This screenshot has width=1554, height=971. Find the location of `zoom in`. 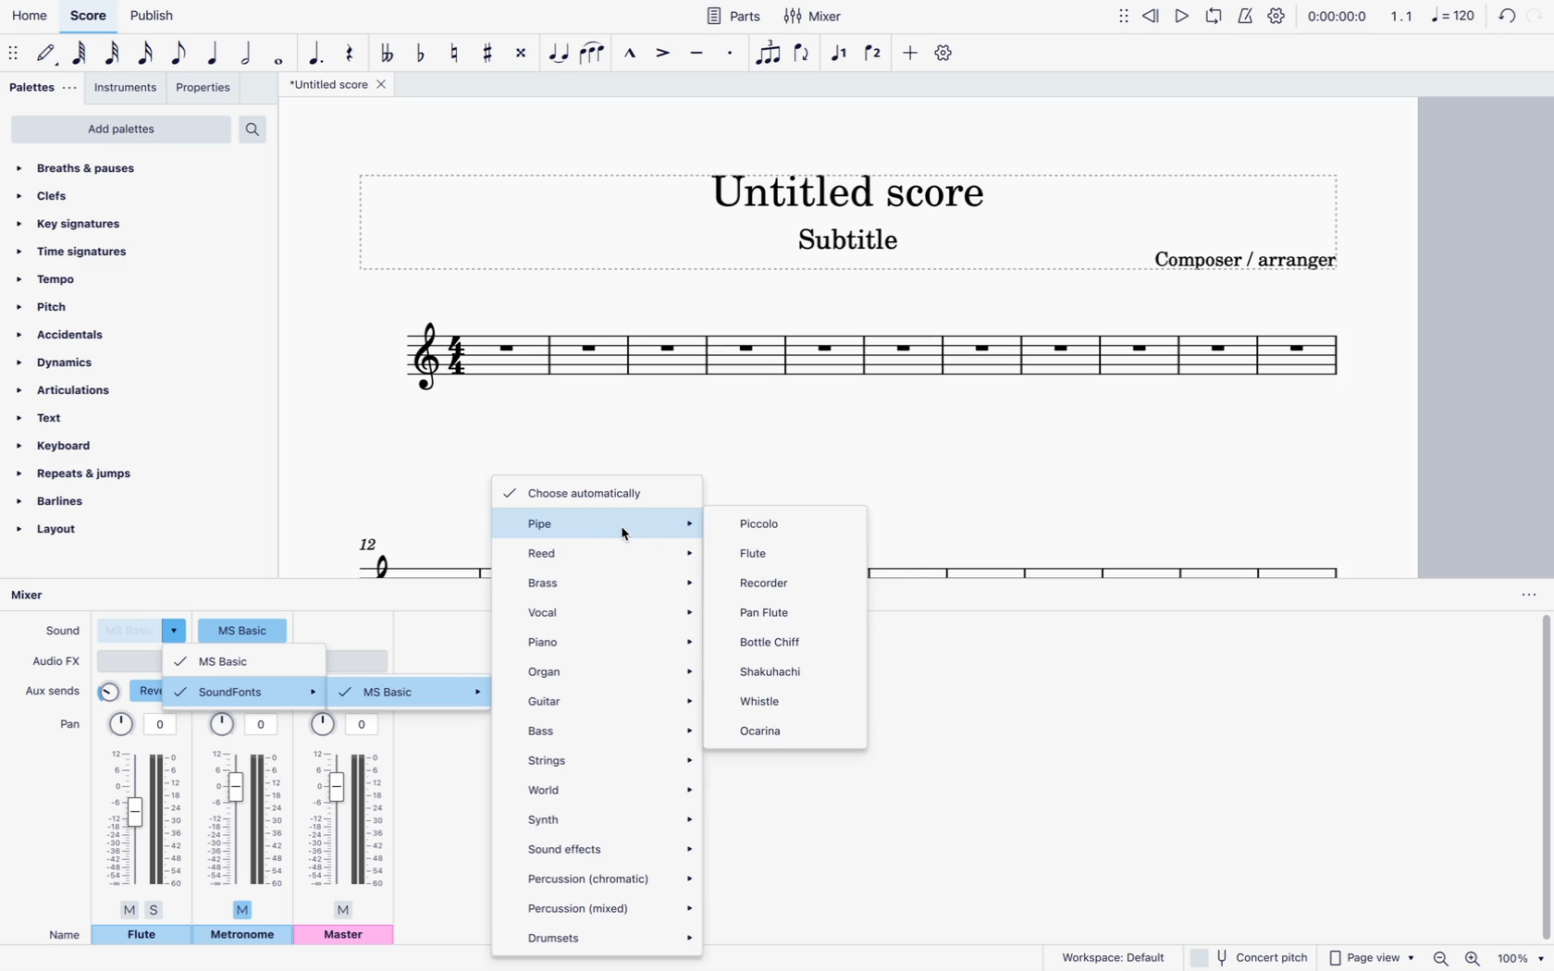

zoom in is located at coordinates (1474, 956).